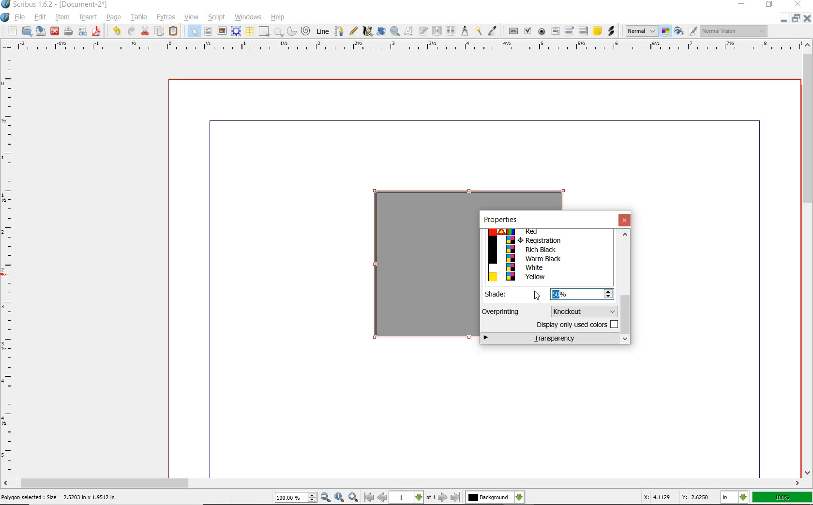  Describe the element at coordinates (69, 32) in the screenshot. I see `print` at that location.